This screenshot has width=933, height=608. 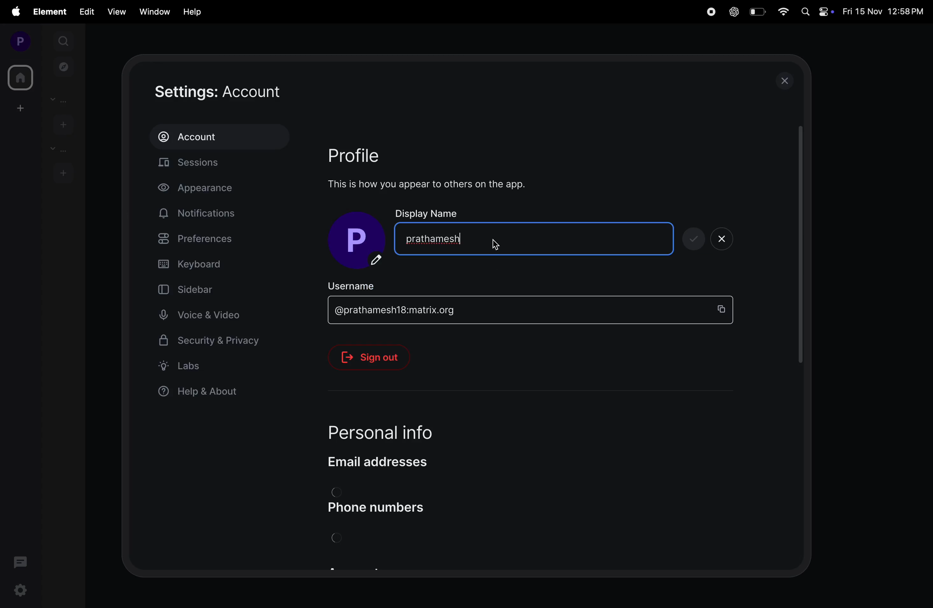 I want to click on add, so click(x=18, y=108).